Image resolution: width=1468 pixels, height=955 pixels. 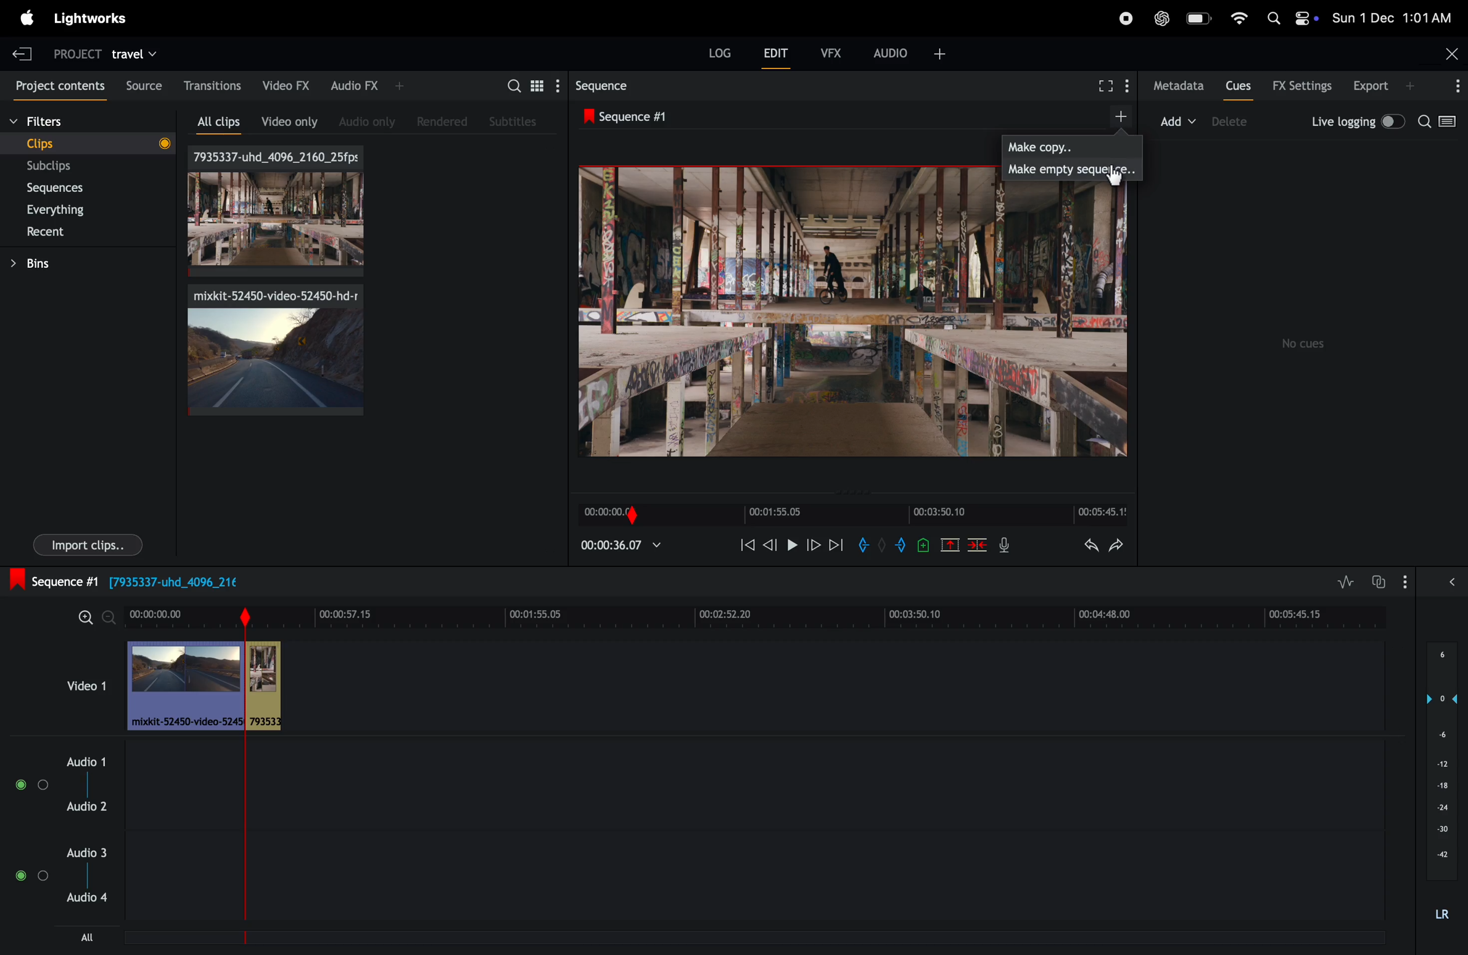 I want to click on recents, so click(x=92, y=232).